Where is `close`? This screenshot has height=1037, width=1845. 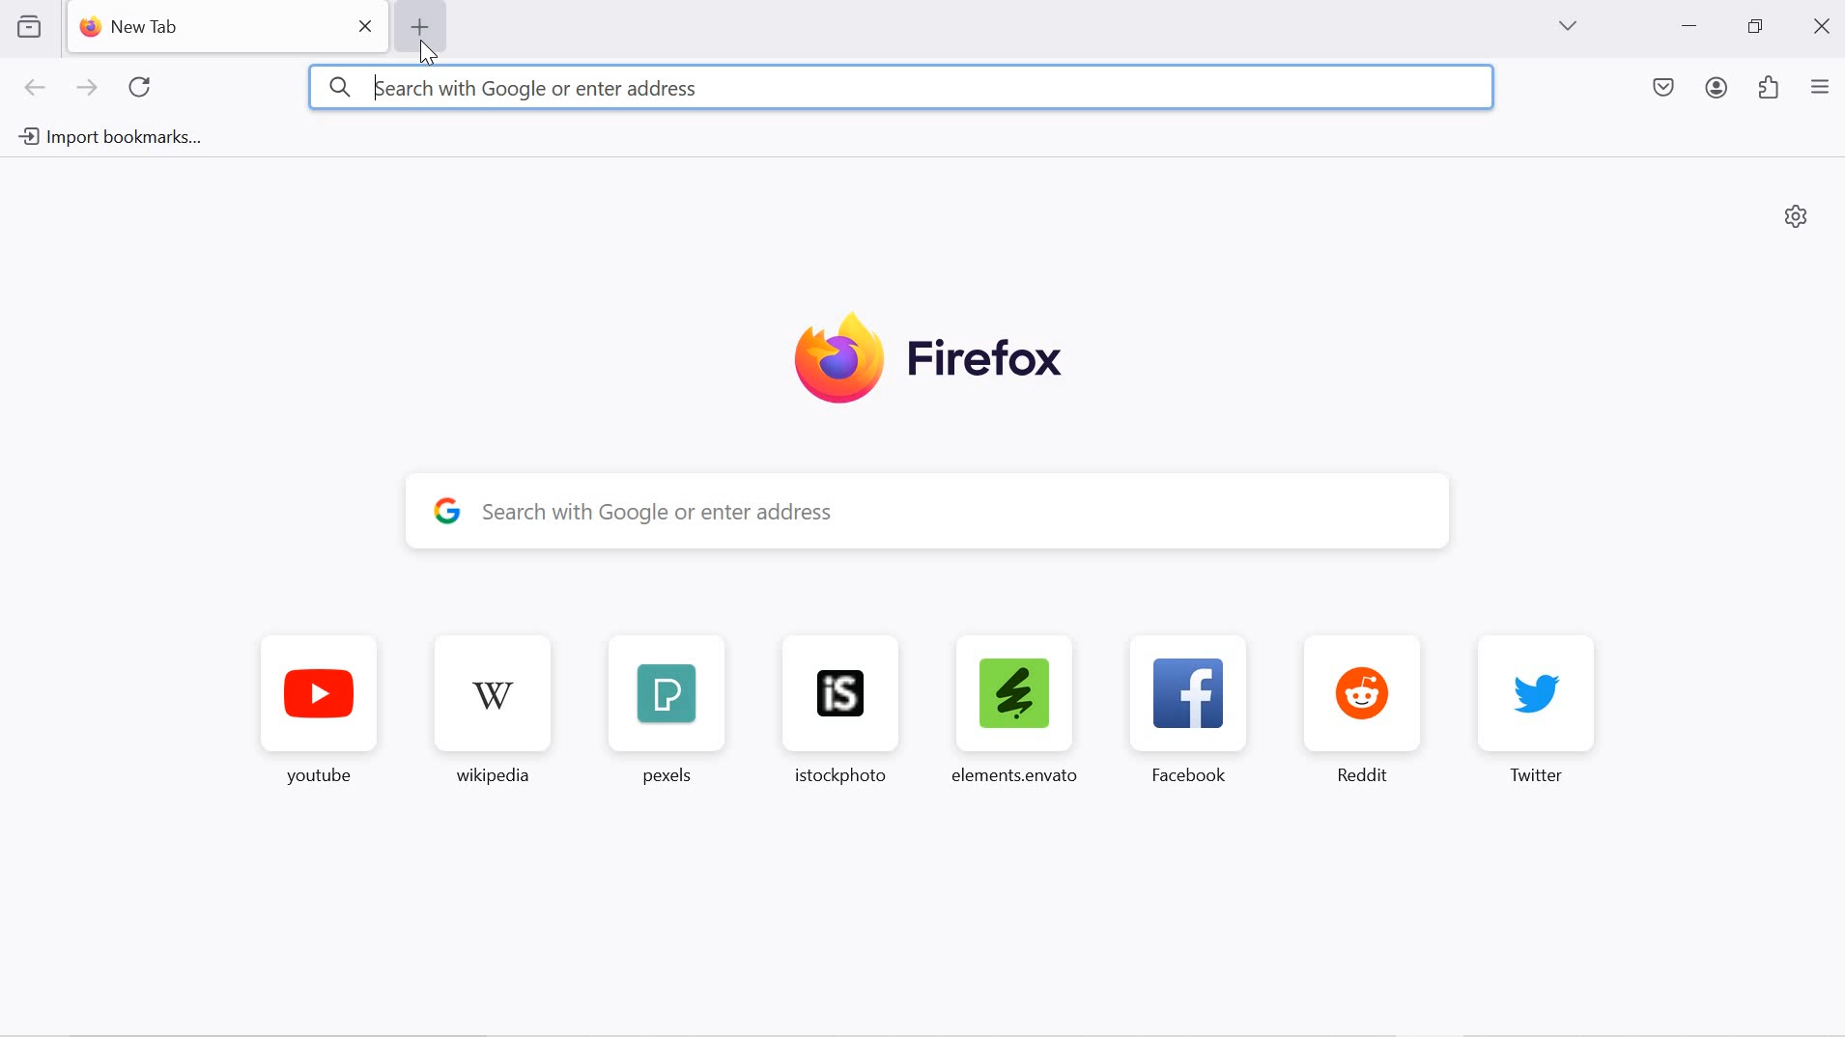
close is located at coordinates (1825, 24).